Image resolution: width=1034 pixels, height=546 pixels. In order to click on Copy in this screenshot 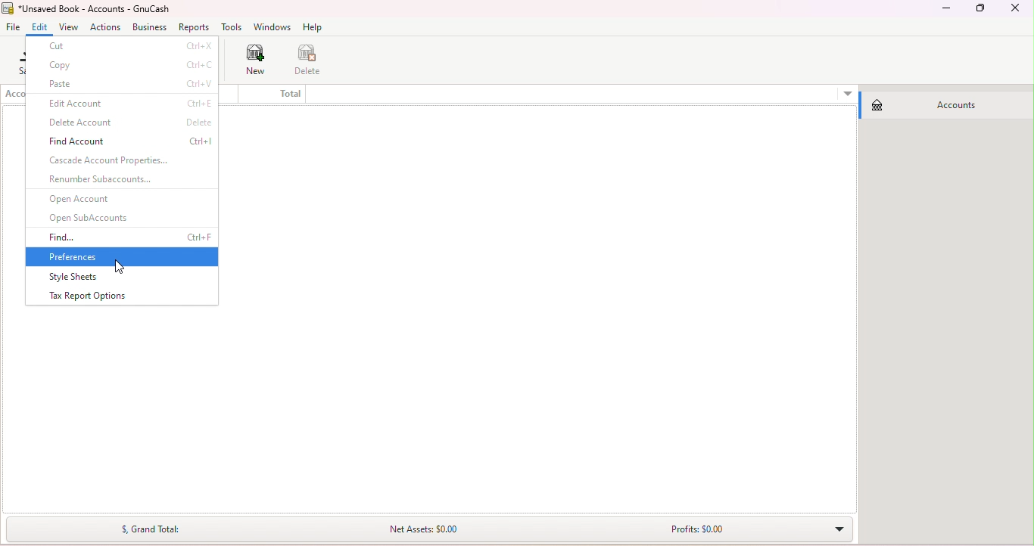, I will do `click(126, 64)`.